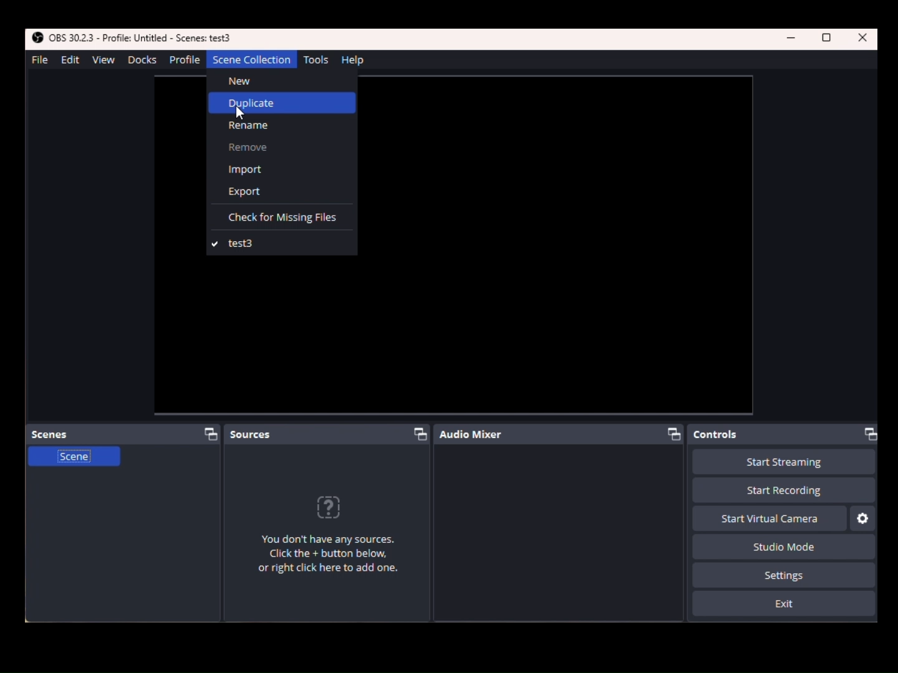 Image resolution: width=898 pixels, height=673 pixels. Describe the element at coordinates (282, 102) in the screenshot. I see `Duplicate` at that location.